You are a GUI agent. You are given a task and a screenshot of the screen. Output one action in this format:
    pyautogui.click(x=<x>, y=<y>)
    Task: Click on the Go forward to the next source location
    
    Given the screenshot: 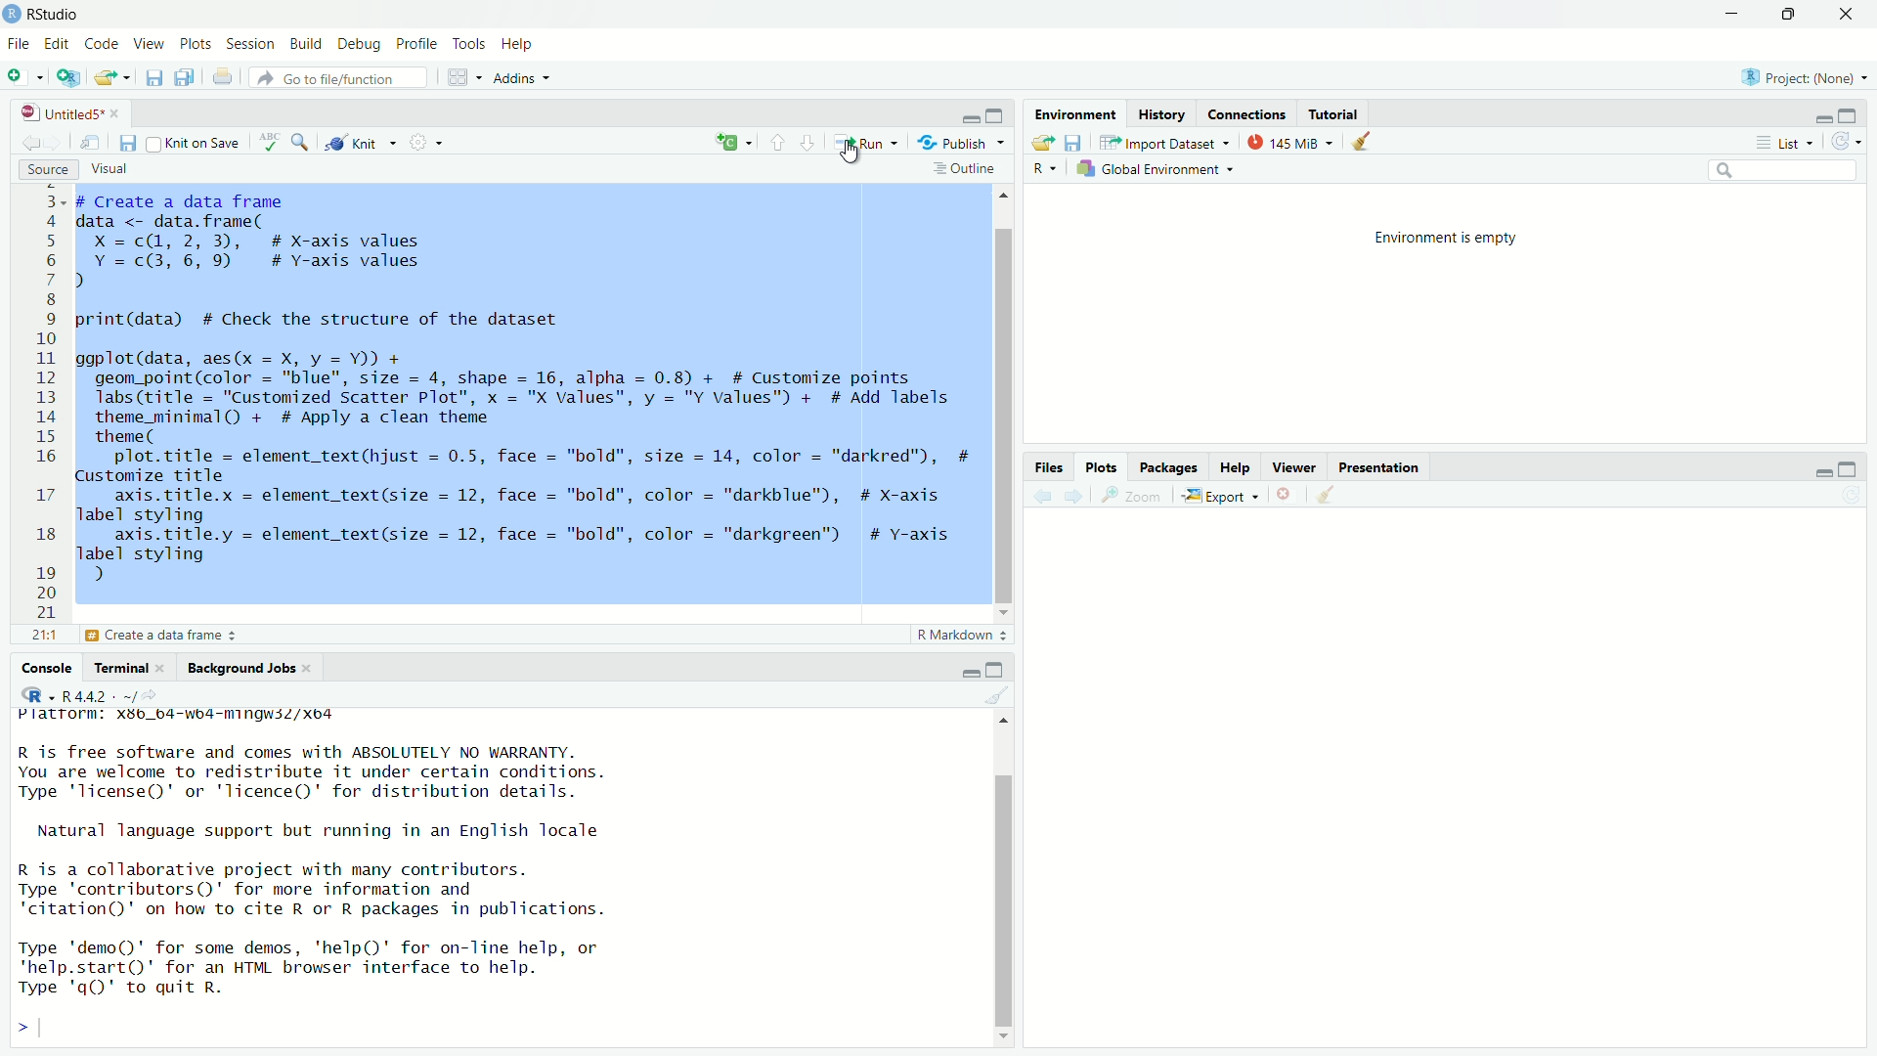 What is the action you would take?
    pyautogui.click(x=64, y=145)
    